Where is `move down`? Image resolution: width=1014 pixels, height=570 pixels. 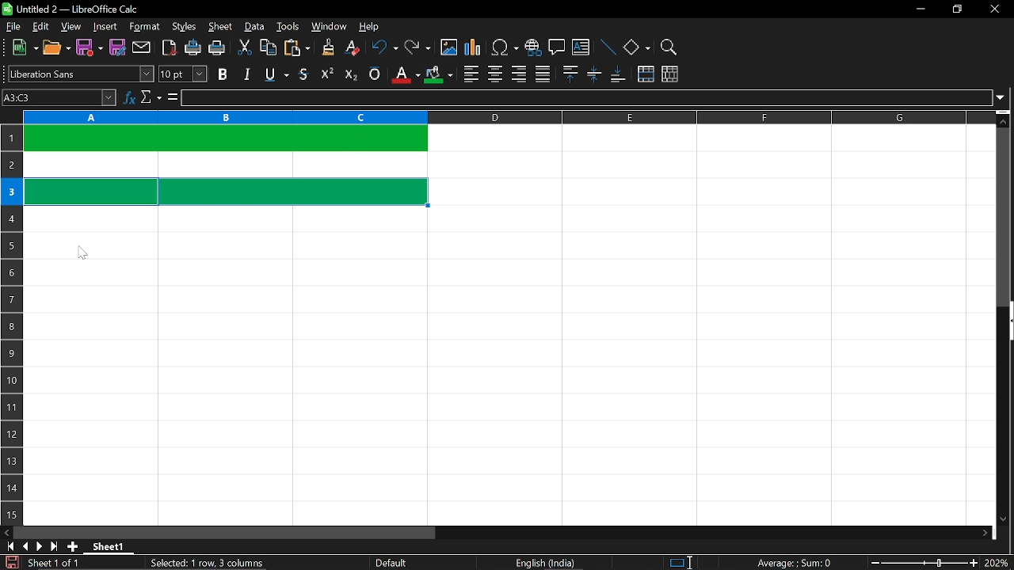 move down is located at coordinates (1006, 520).